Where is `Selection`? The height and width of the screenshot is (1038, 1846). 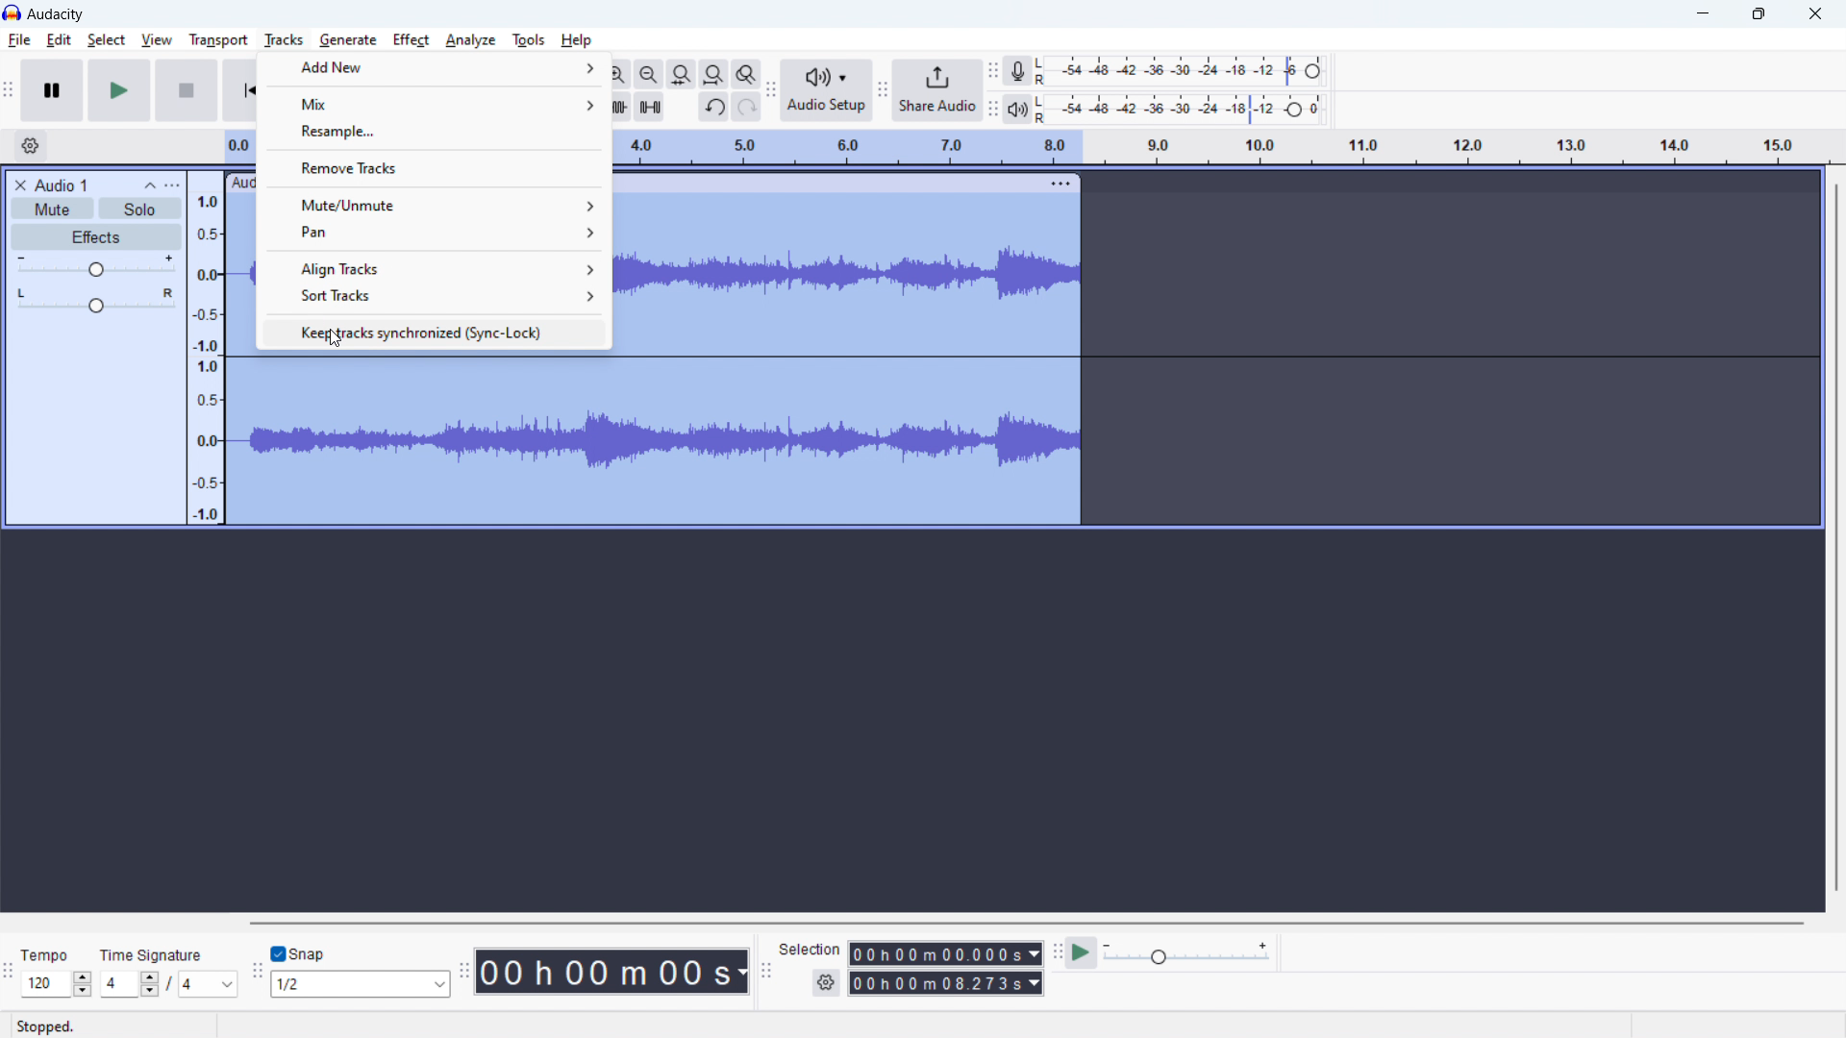
Selection is located at coordinates (810, 949).